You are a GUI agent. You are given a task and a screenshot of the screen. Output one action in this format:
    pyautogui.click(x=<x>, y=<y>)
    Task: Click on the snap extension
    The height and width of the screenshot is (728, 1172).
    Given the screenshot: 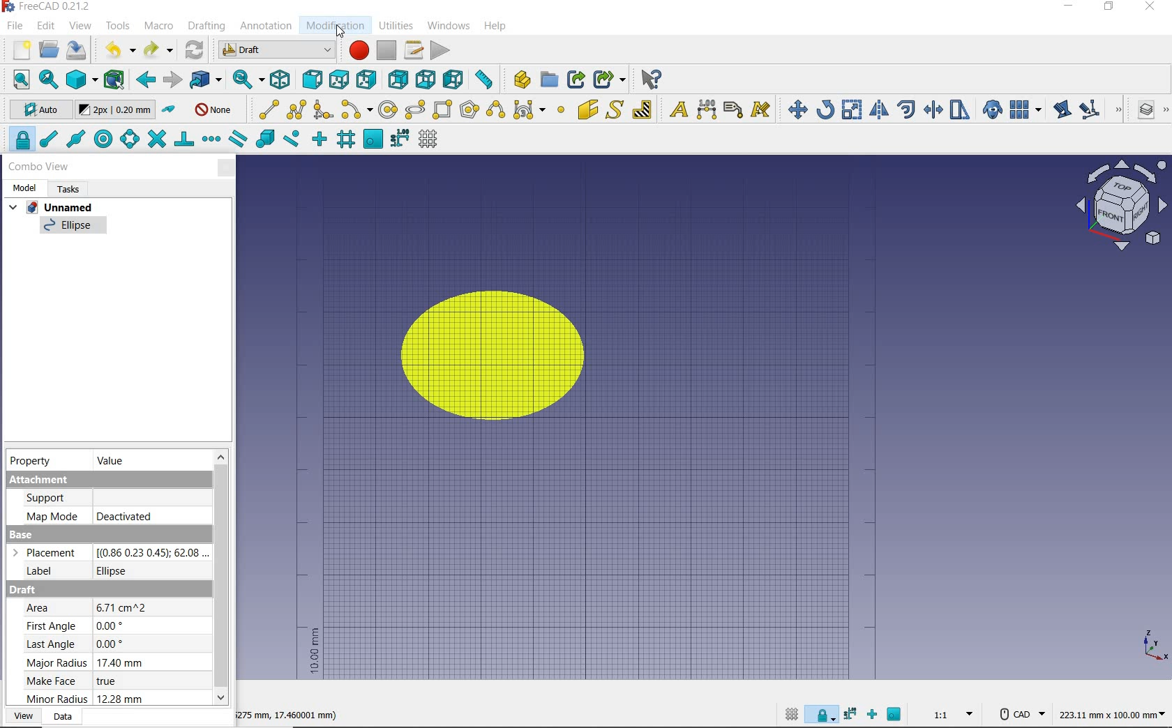 What is the action you would take?
    pyautogui.click(x=212, y=139)
    